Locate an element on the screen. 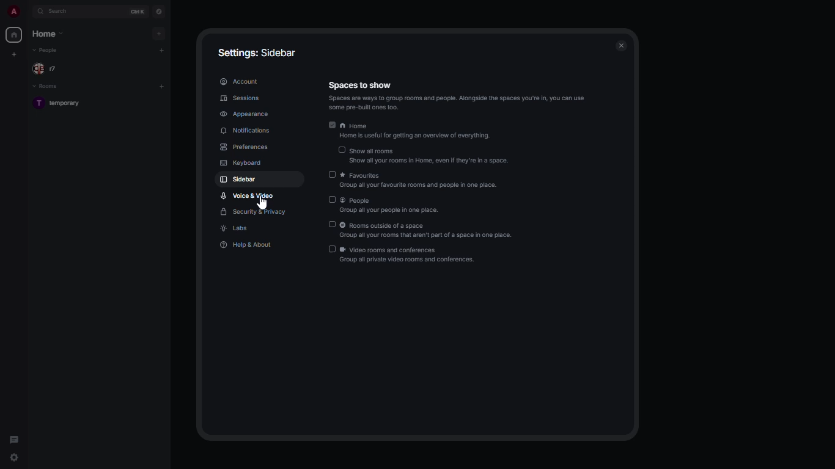 This screenshot has width=835, height=469. appearance is located at coordinates (243, 112).